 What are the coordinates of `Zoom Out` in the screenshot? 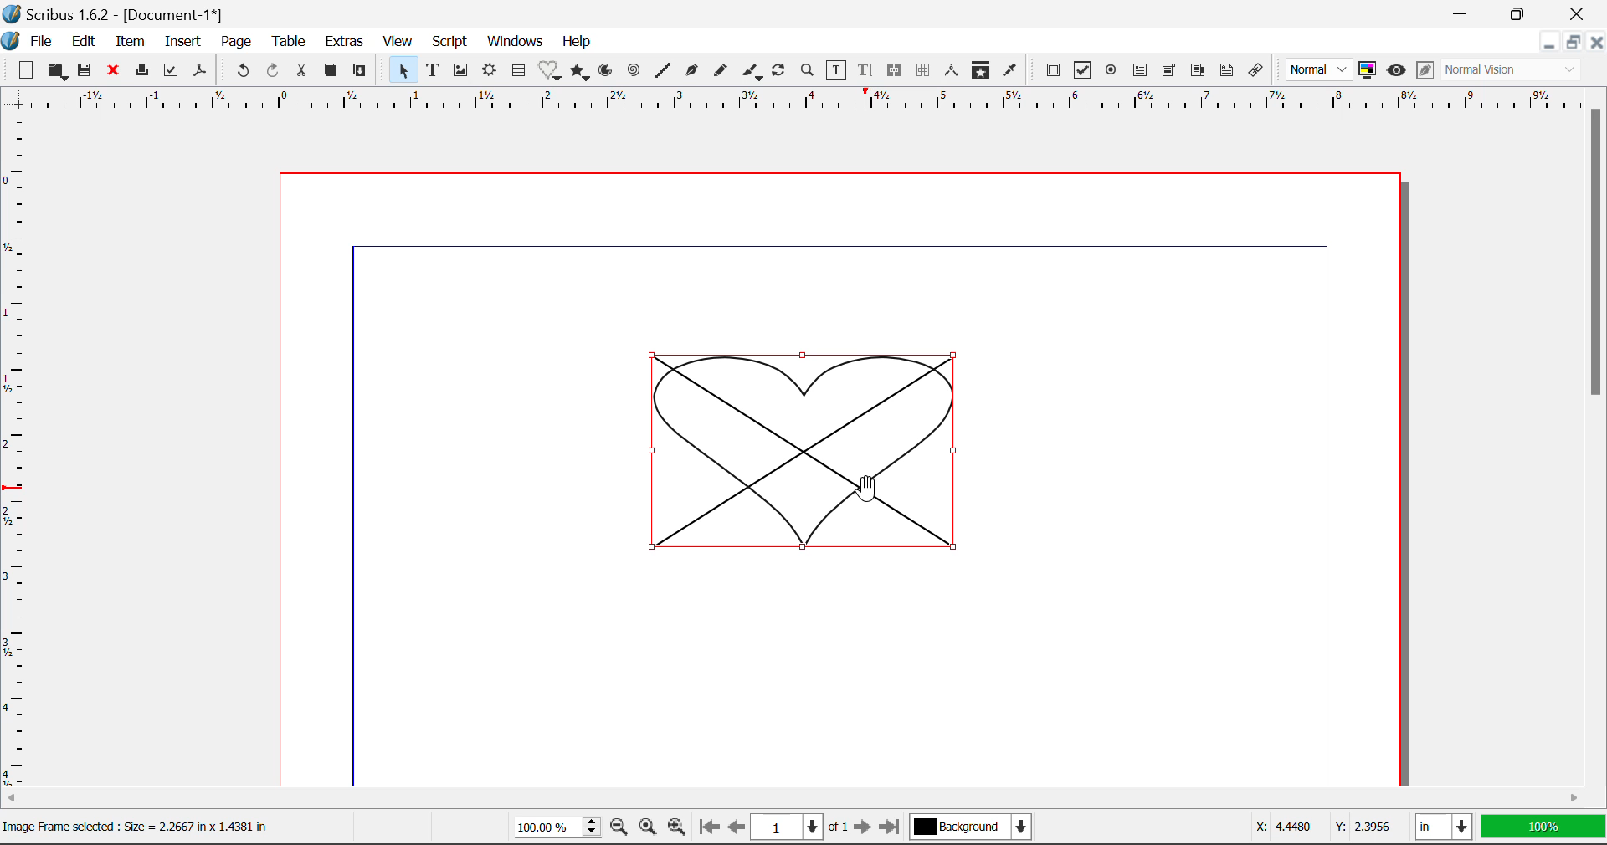 It's located at (619, 828).